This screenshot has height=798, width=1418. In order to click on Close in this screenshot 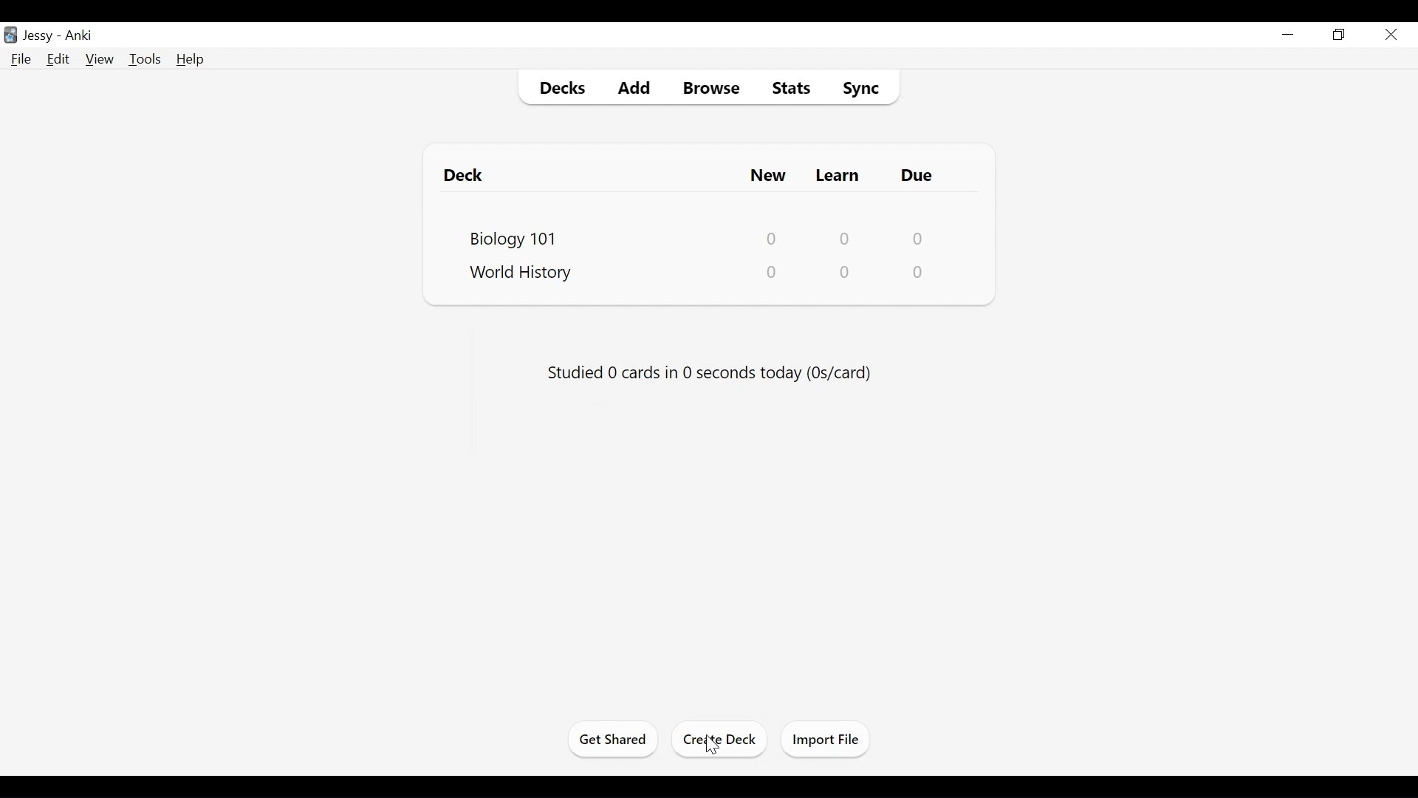, I will do `click(1391, 35)`.